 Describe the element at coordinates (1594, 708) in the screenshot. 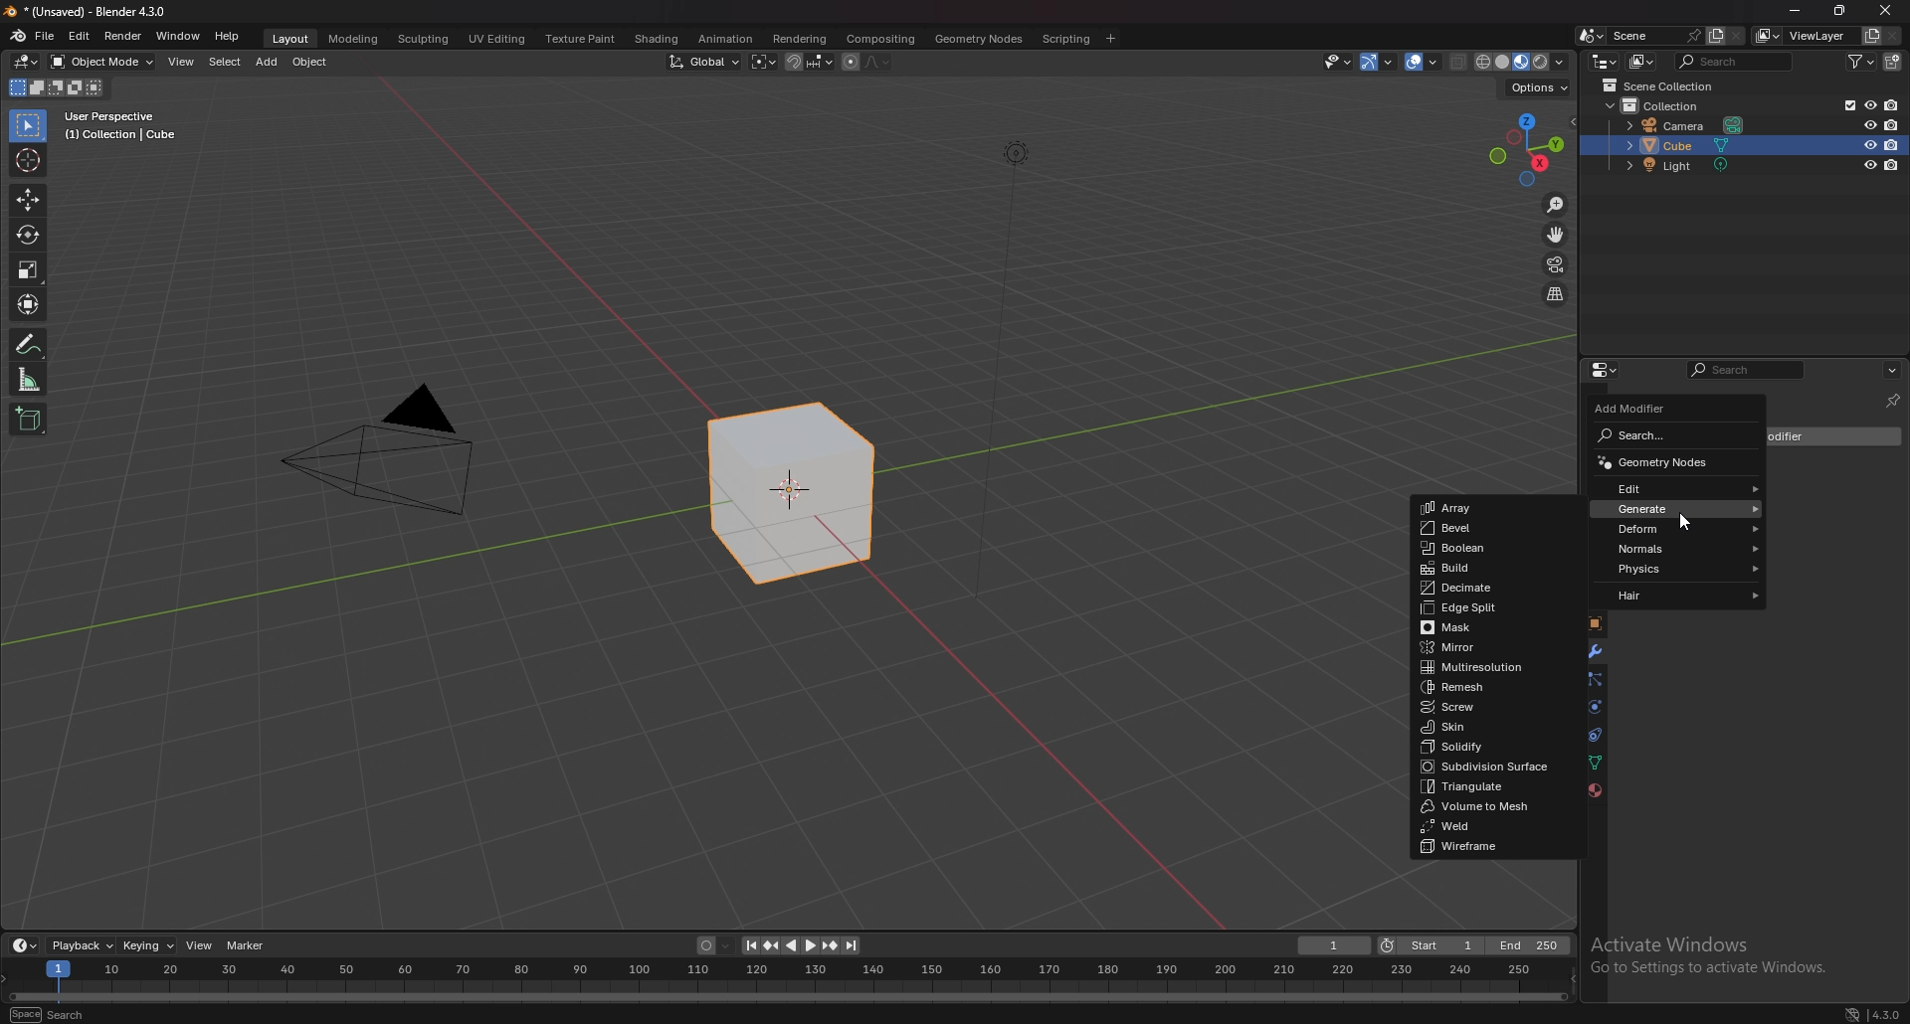

I see `physics` at that location.